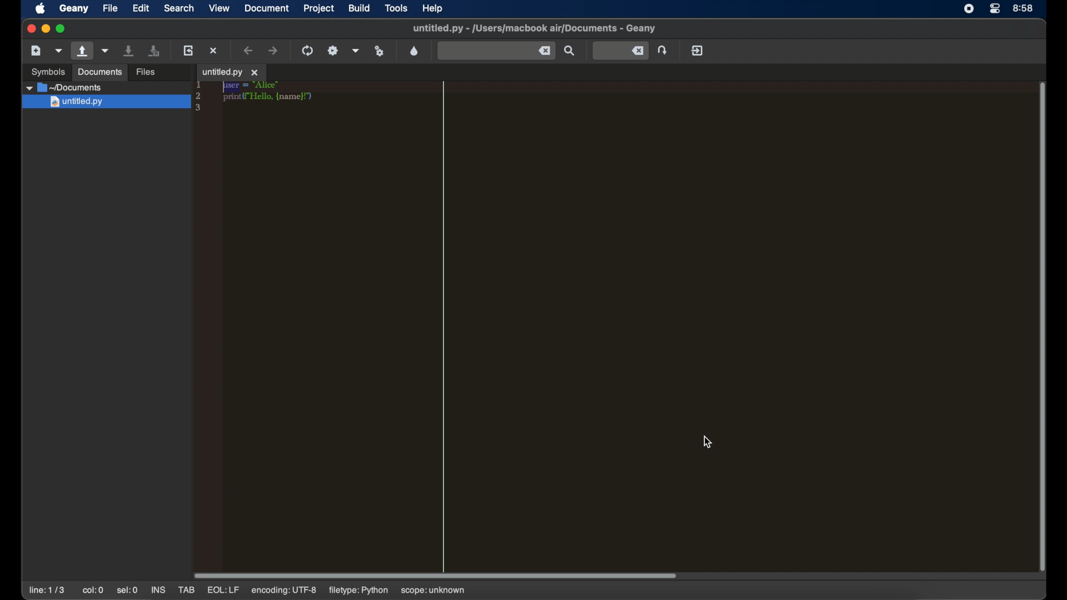 The height and width of the screenshot is (600, 1067). What do you see at coordinates (157, 589) in the screenshot?
I see `ins` at bounding box center [157, 589].